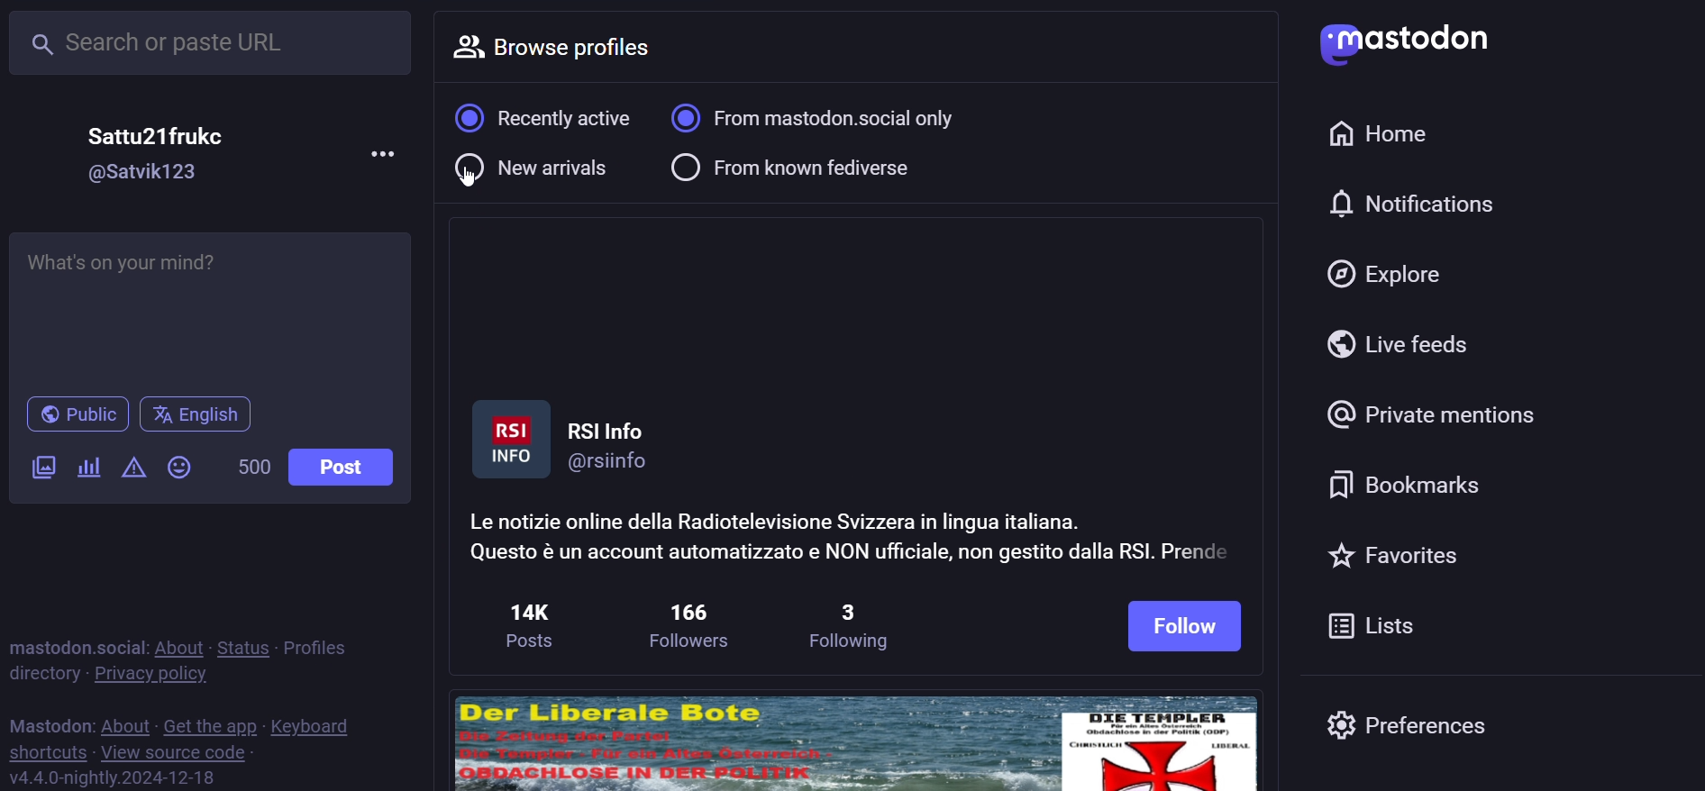  What do you see at coordinates (88, 468) in the screenshot?
I see `poll` at bounding box center [88, 468].